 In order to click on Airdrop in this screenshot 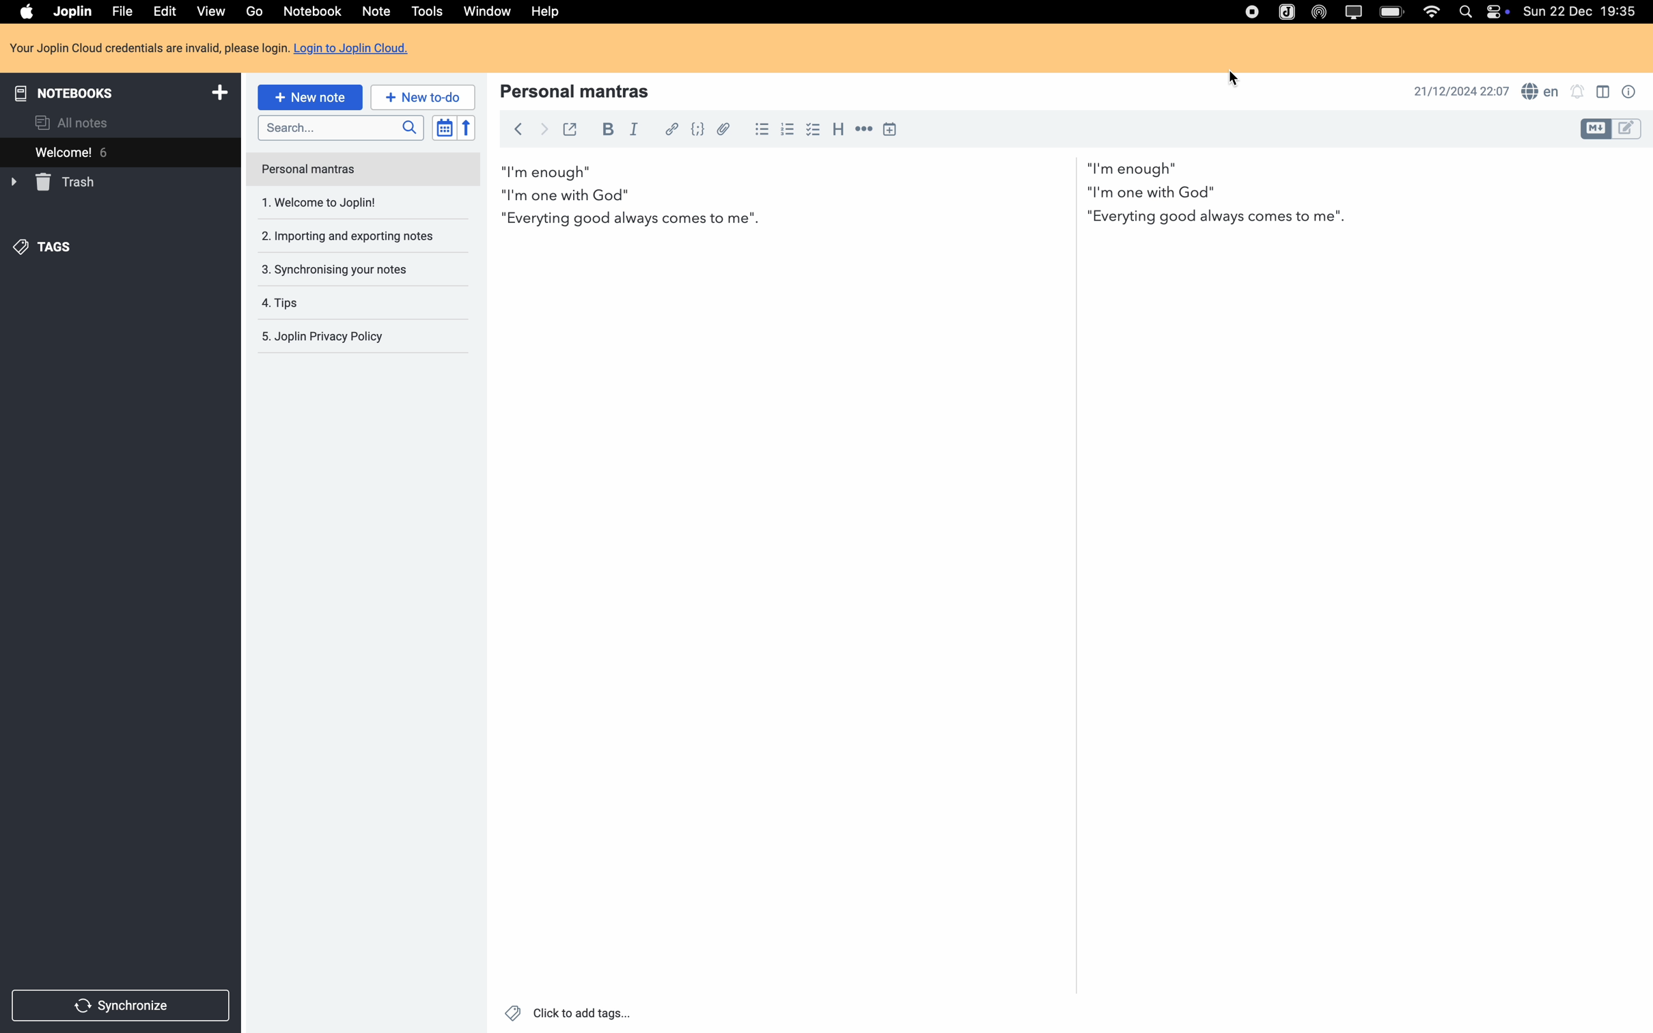, I will do `click(1318, 11)`.